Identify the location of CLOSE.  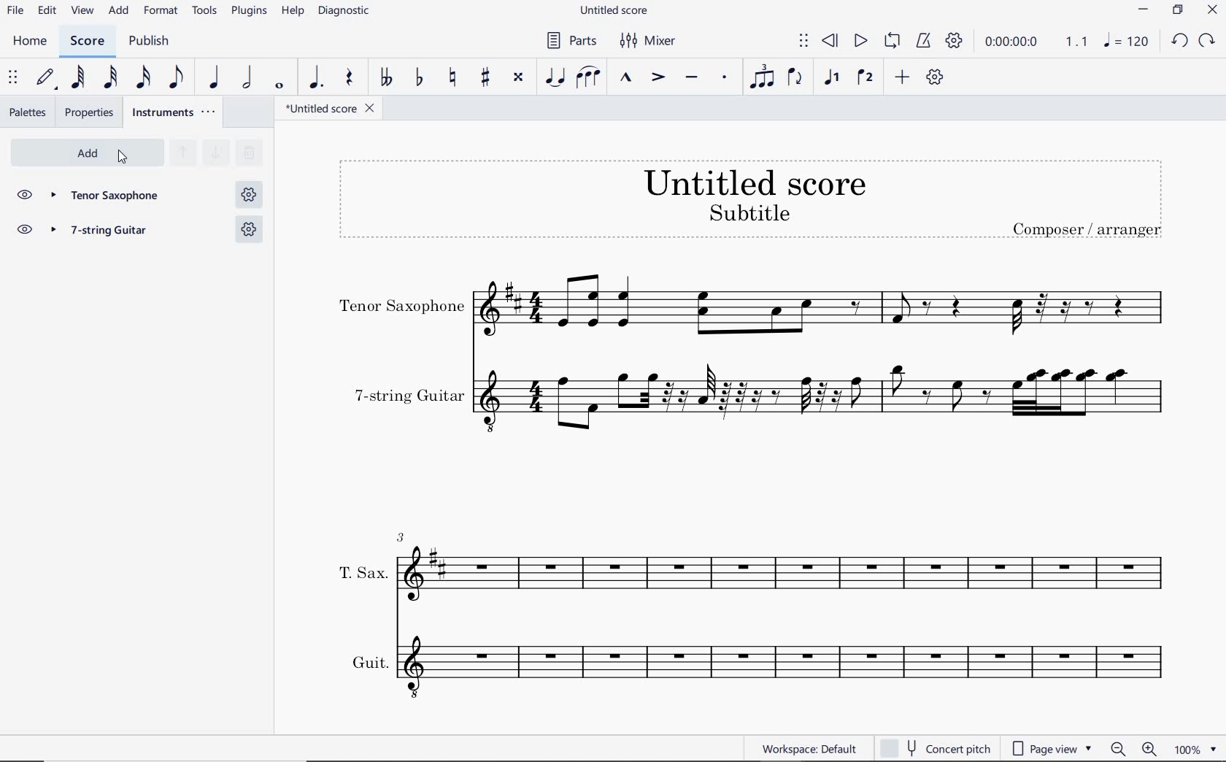
(1212, 11).